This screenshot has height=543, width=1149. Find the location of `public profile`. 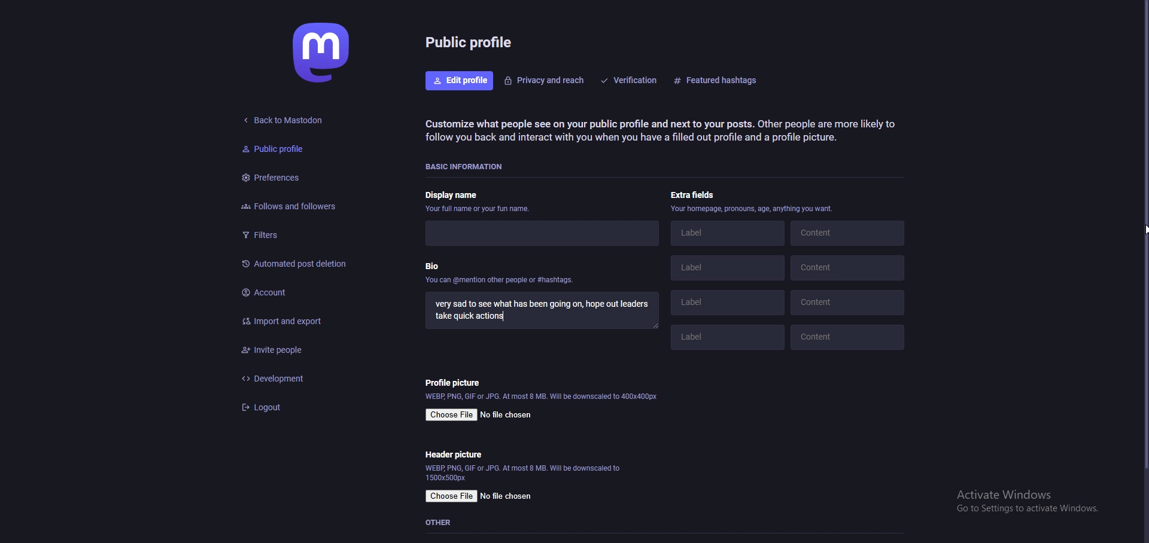

public profile is located at coordinates (471, 41).